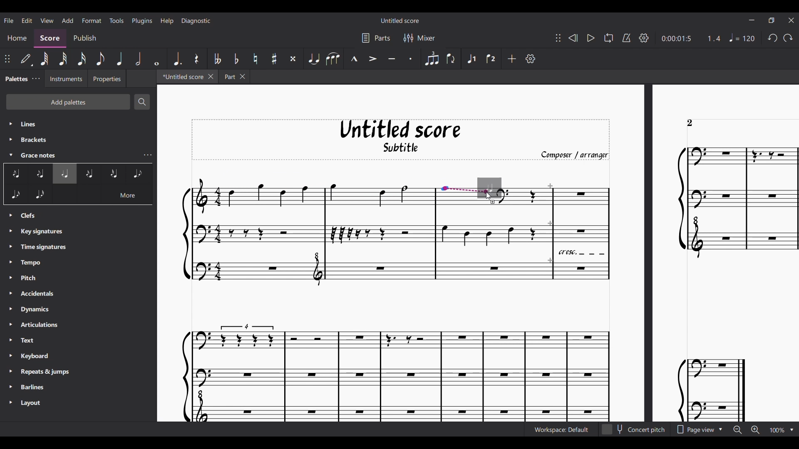 Image resolution: width=799 pixels, height=449 pixels. What do you see at coordinates (142, 102) in the screenshot?
I see `Search palette` at bounding box center [142, 102].